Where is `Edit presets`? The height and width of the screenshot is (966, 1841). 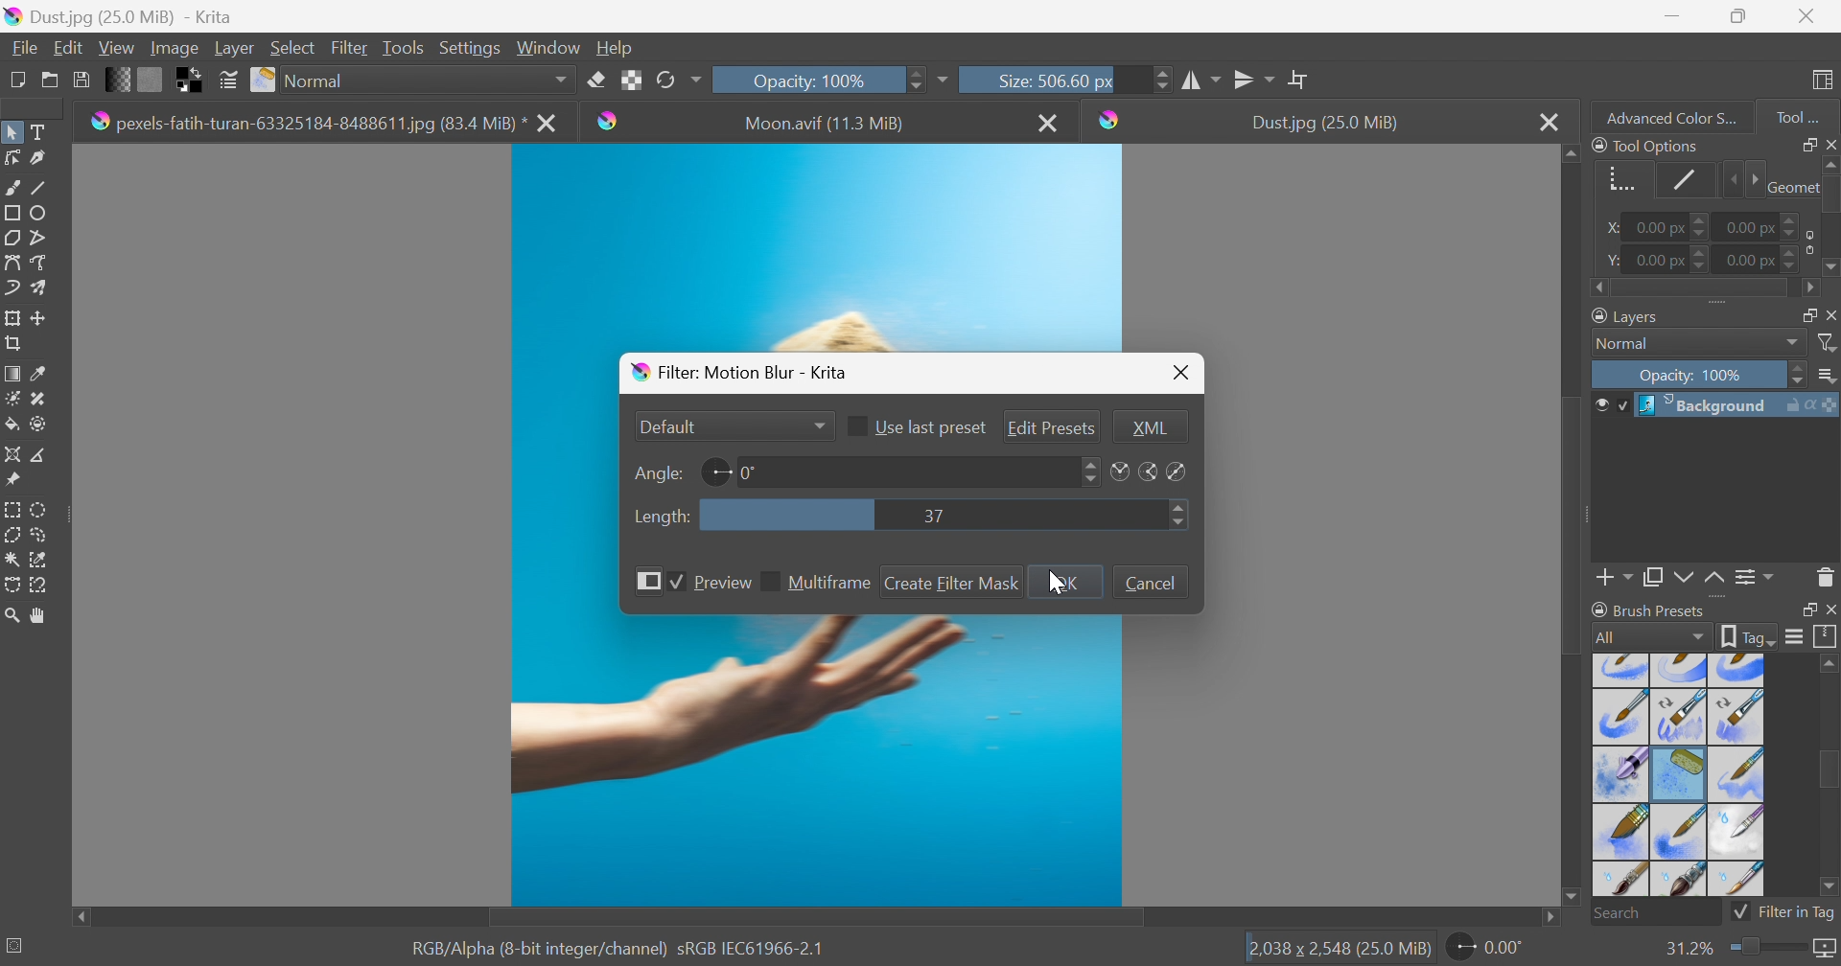
Edit presets is located at coordinates (1052, 429).